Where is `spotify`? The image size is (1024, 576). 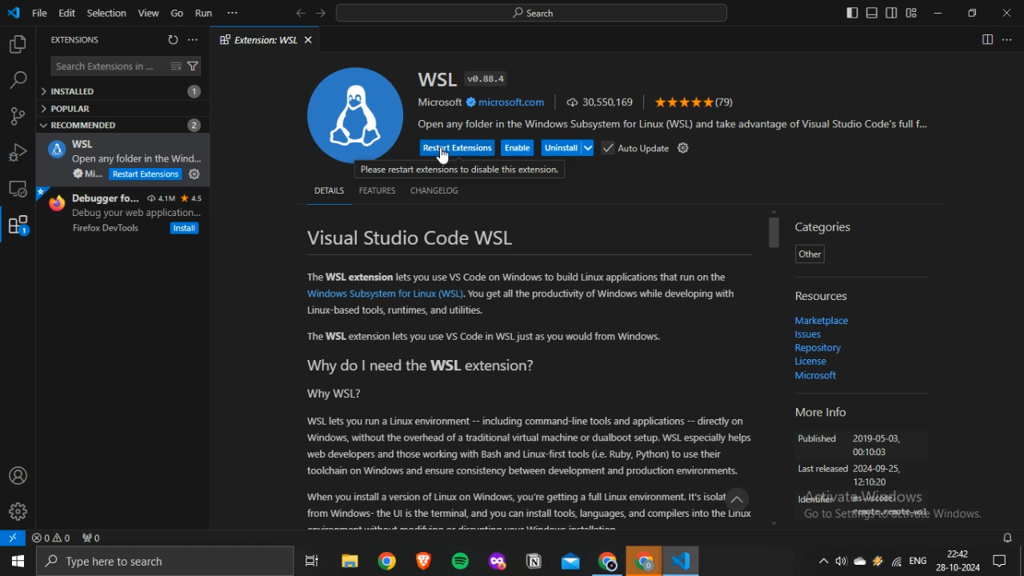 spotify is located at coordinates (461, 561).